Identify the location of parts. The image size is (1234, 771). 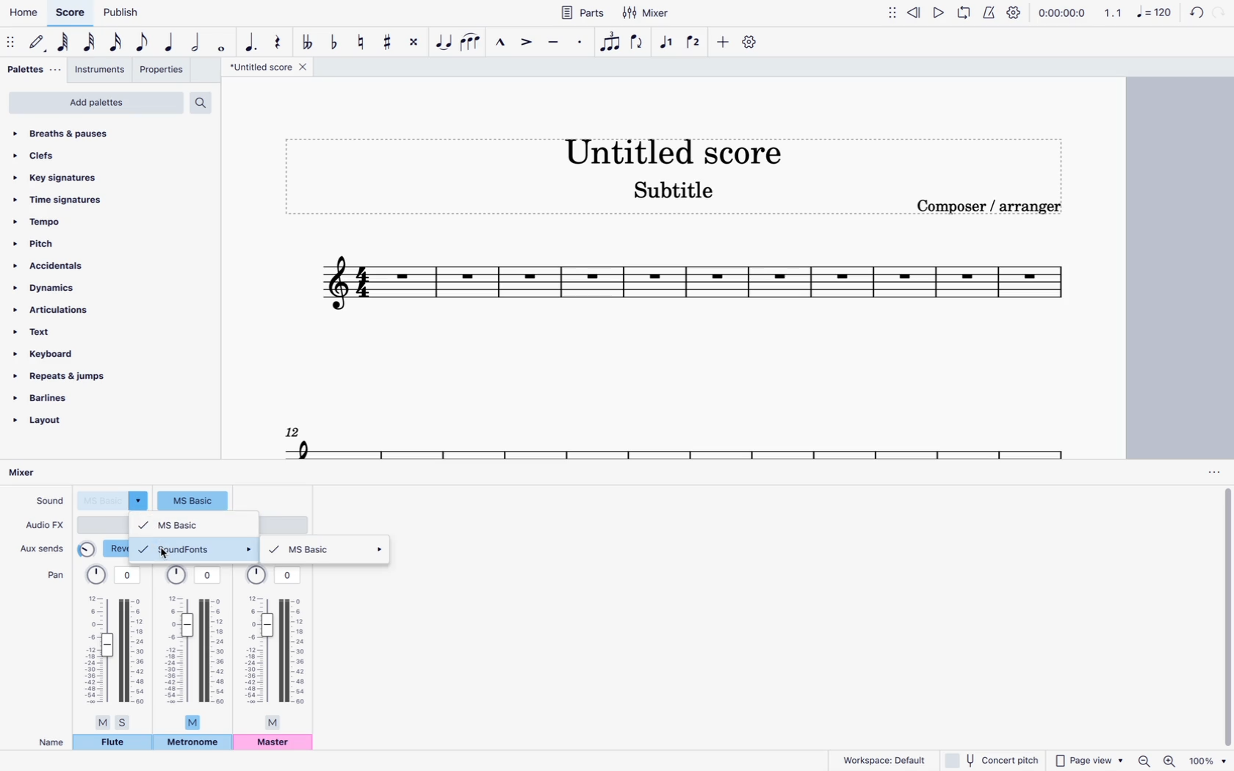
(582, 12).